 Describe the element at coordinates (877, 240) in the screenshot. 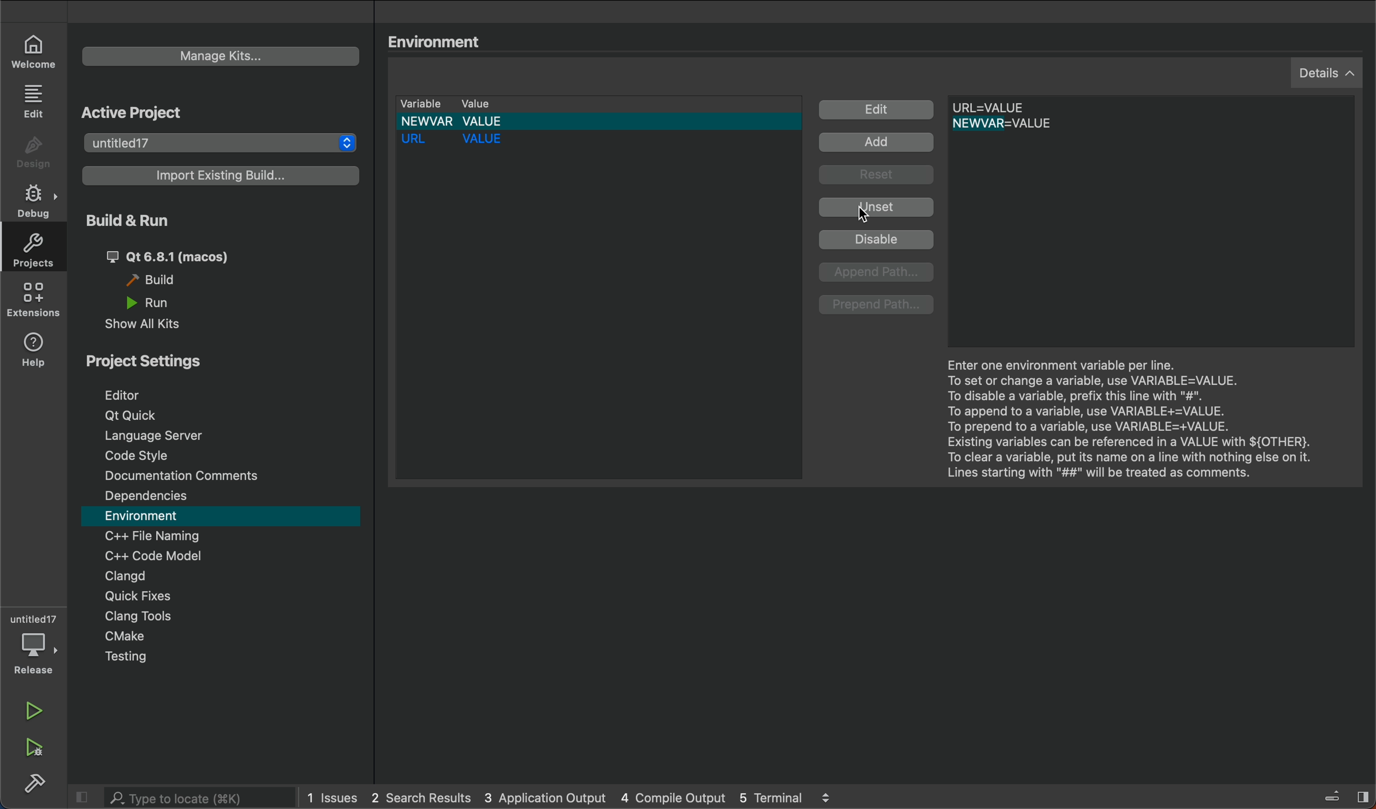

I see `disable` at that location.